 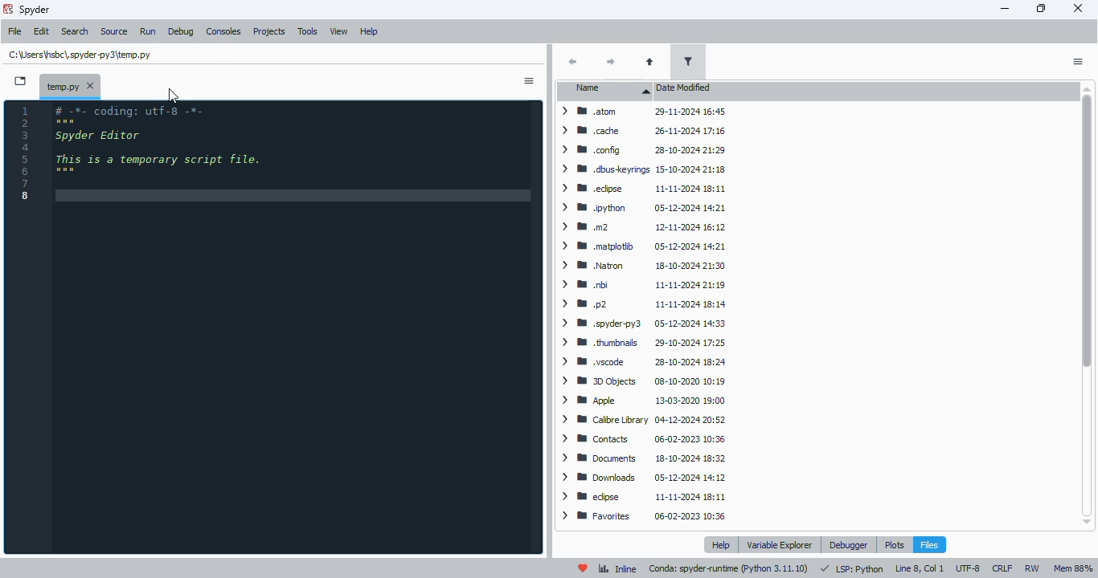 What do you see at coordinates (850, 545) in the screenshot?
I see `debugger` at bounding box center [850, 545].